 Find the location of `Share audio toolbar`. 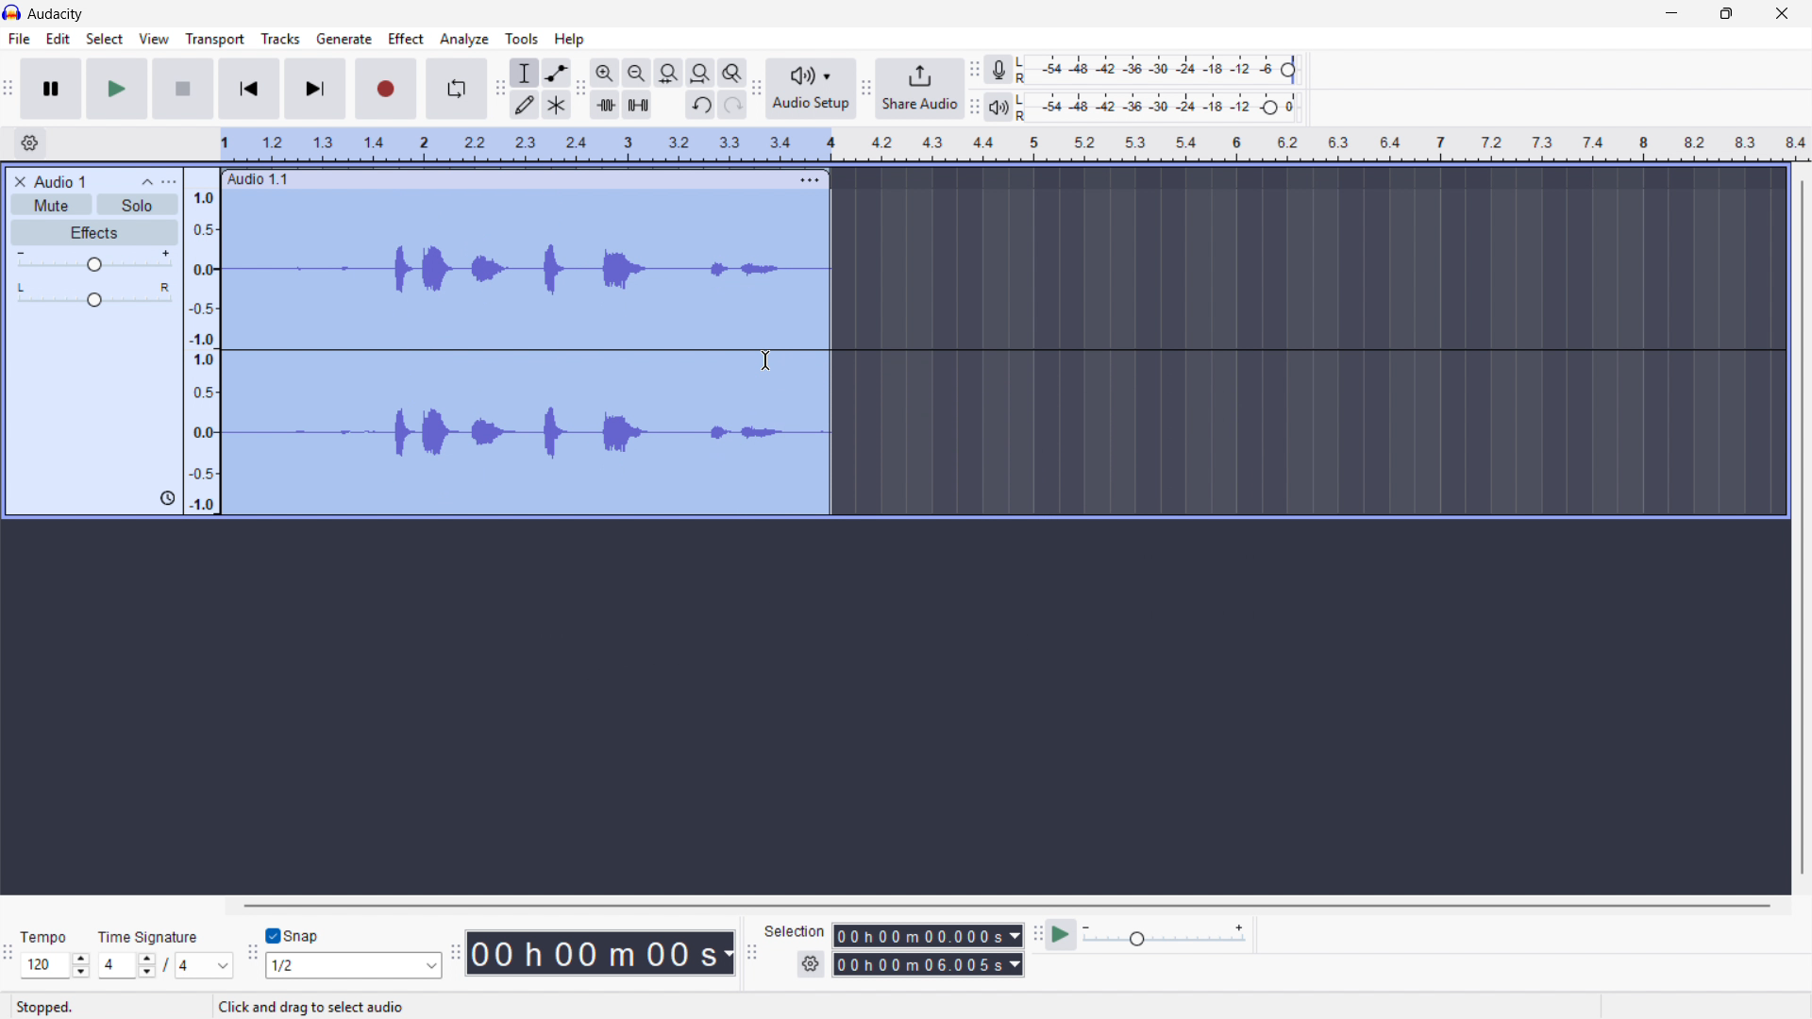

Share audio toolbar is located at coordinates (866, 89).